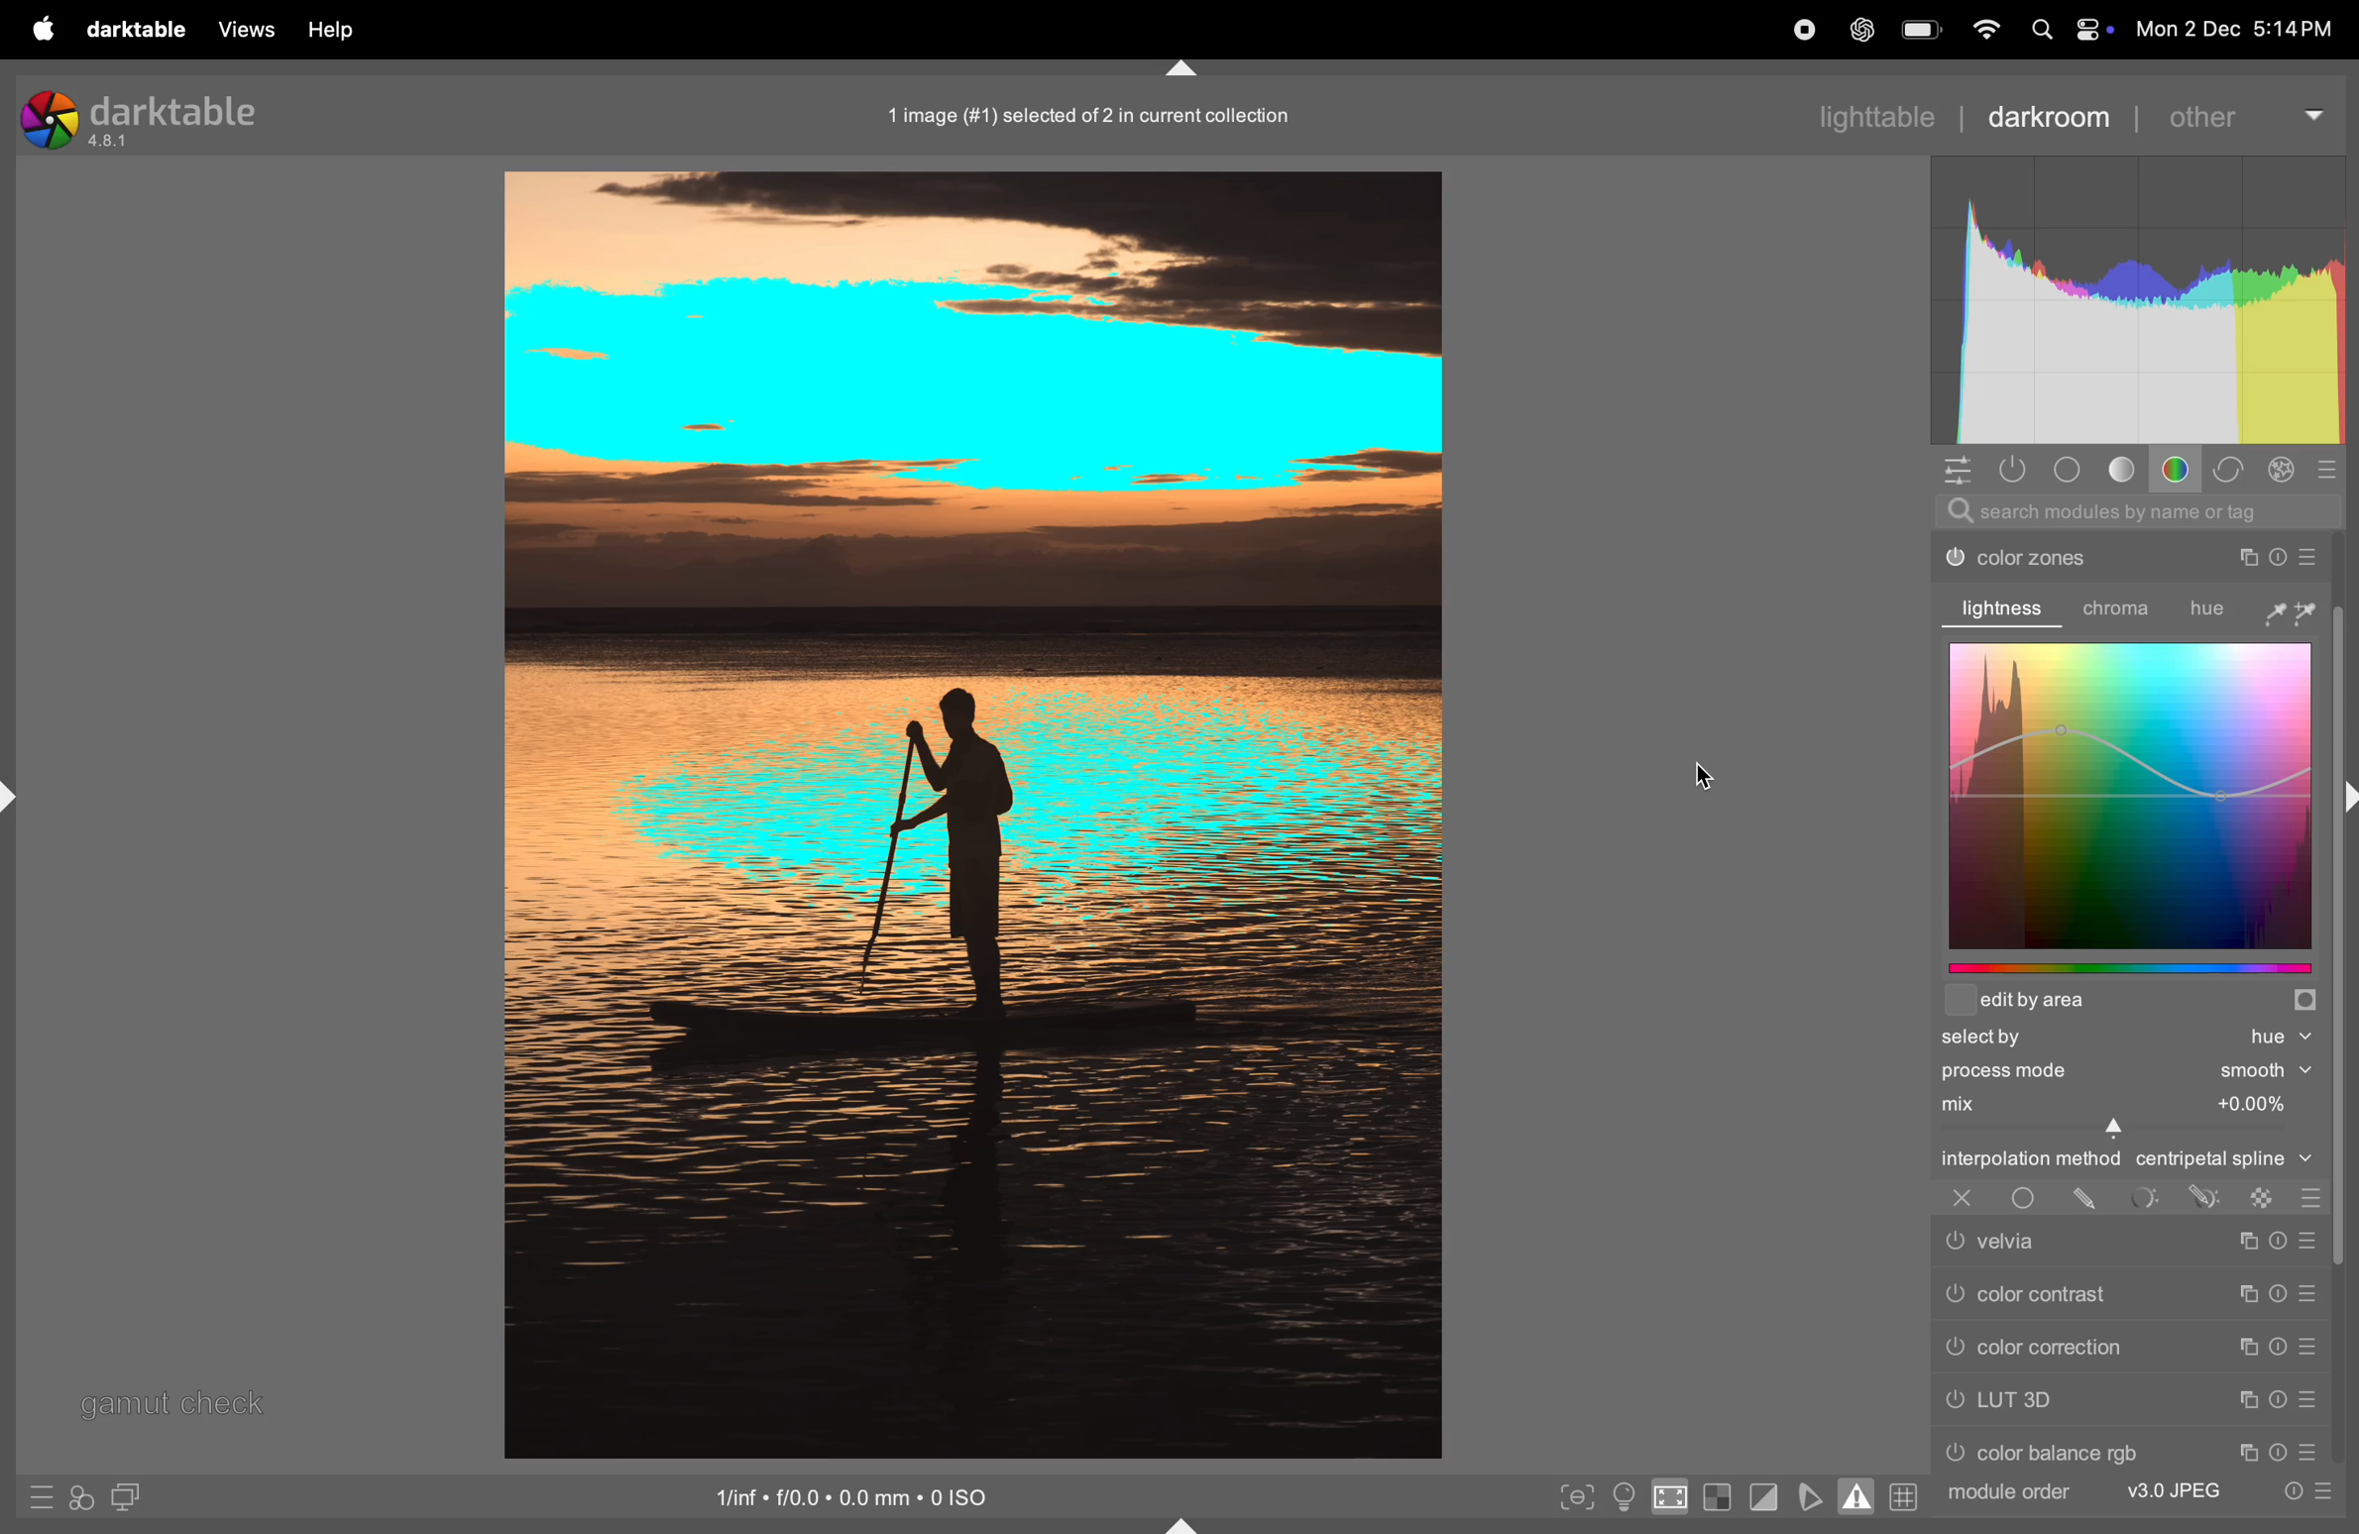 The width and height of the screenshot is (2359, 1534). Describe the element at coordinates (2059, 118) in the screenshot. I see `darkroom` at that location.